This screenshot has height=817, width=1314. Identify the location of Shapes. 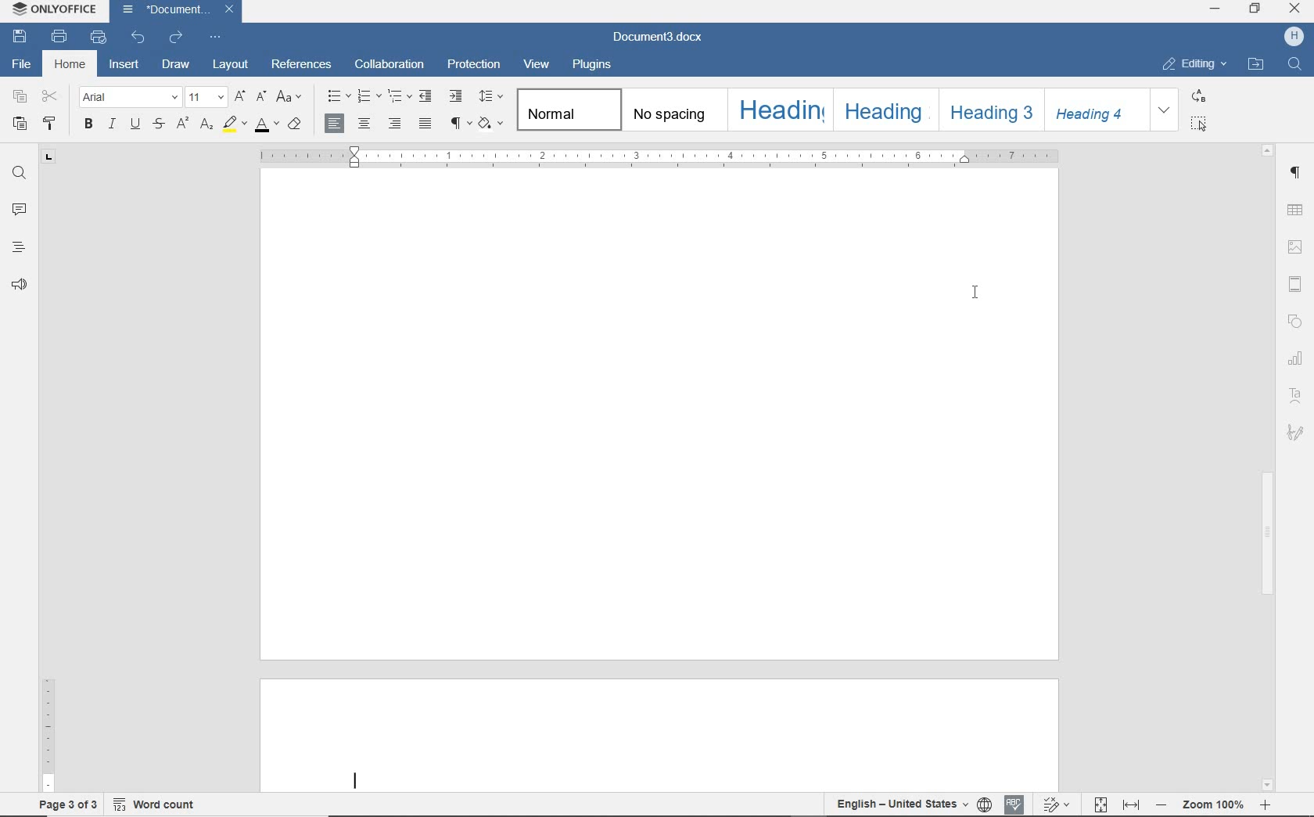
(1299, 322).